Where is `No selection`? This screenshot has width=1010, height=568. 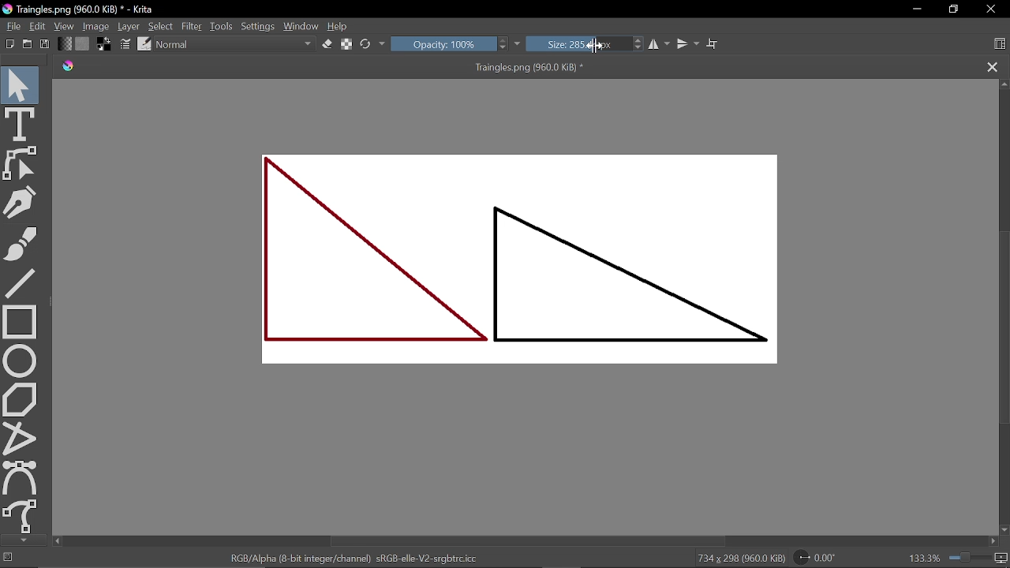 No selection is located at coordinates (9, 559).